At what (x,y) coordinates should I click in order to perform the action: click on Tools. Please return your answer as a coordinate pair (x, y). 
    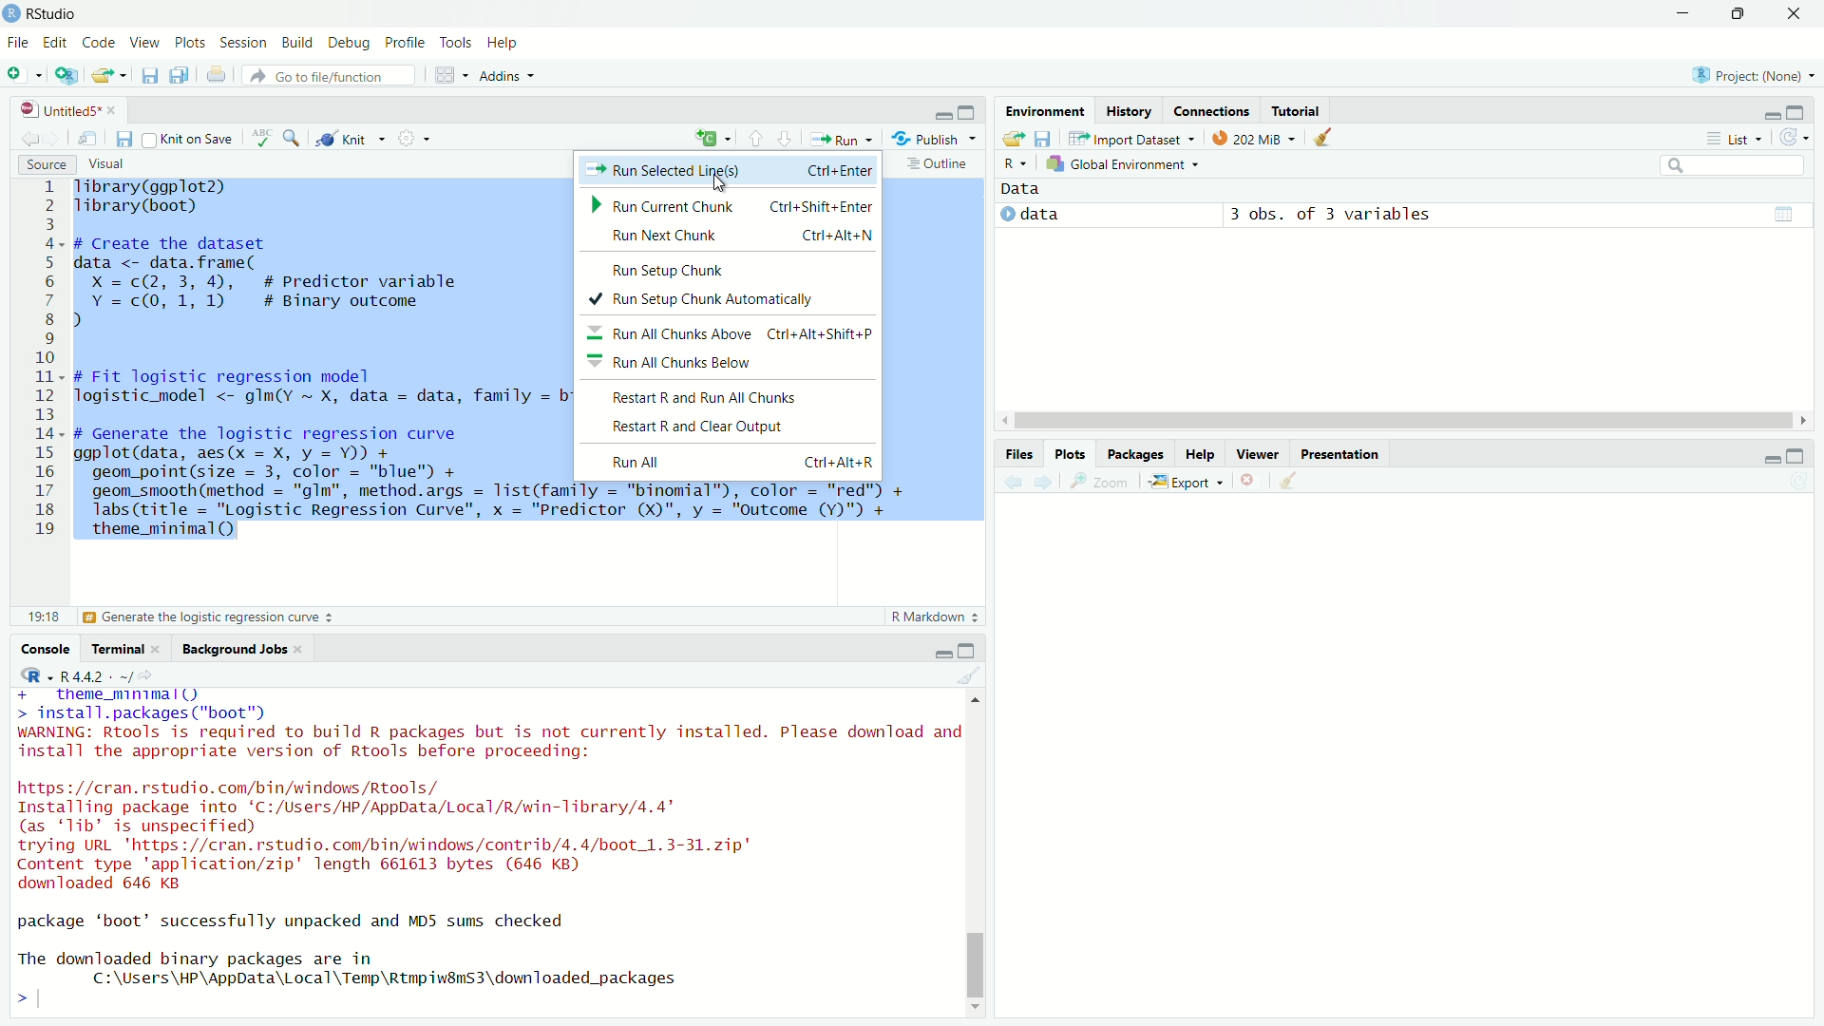
    Looking at the image, I should click on (454, 42).